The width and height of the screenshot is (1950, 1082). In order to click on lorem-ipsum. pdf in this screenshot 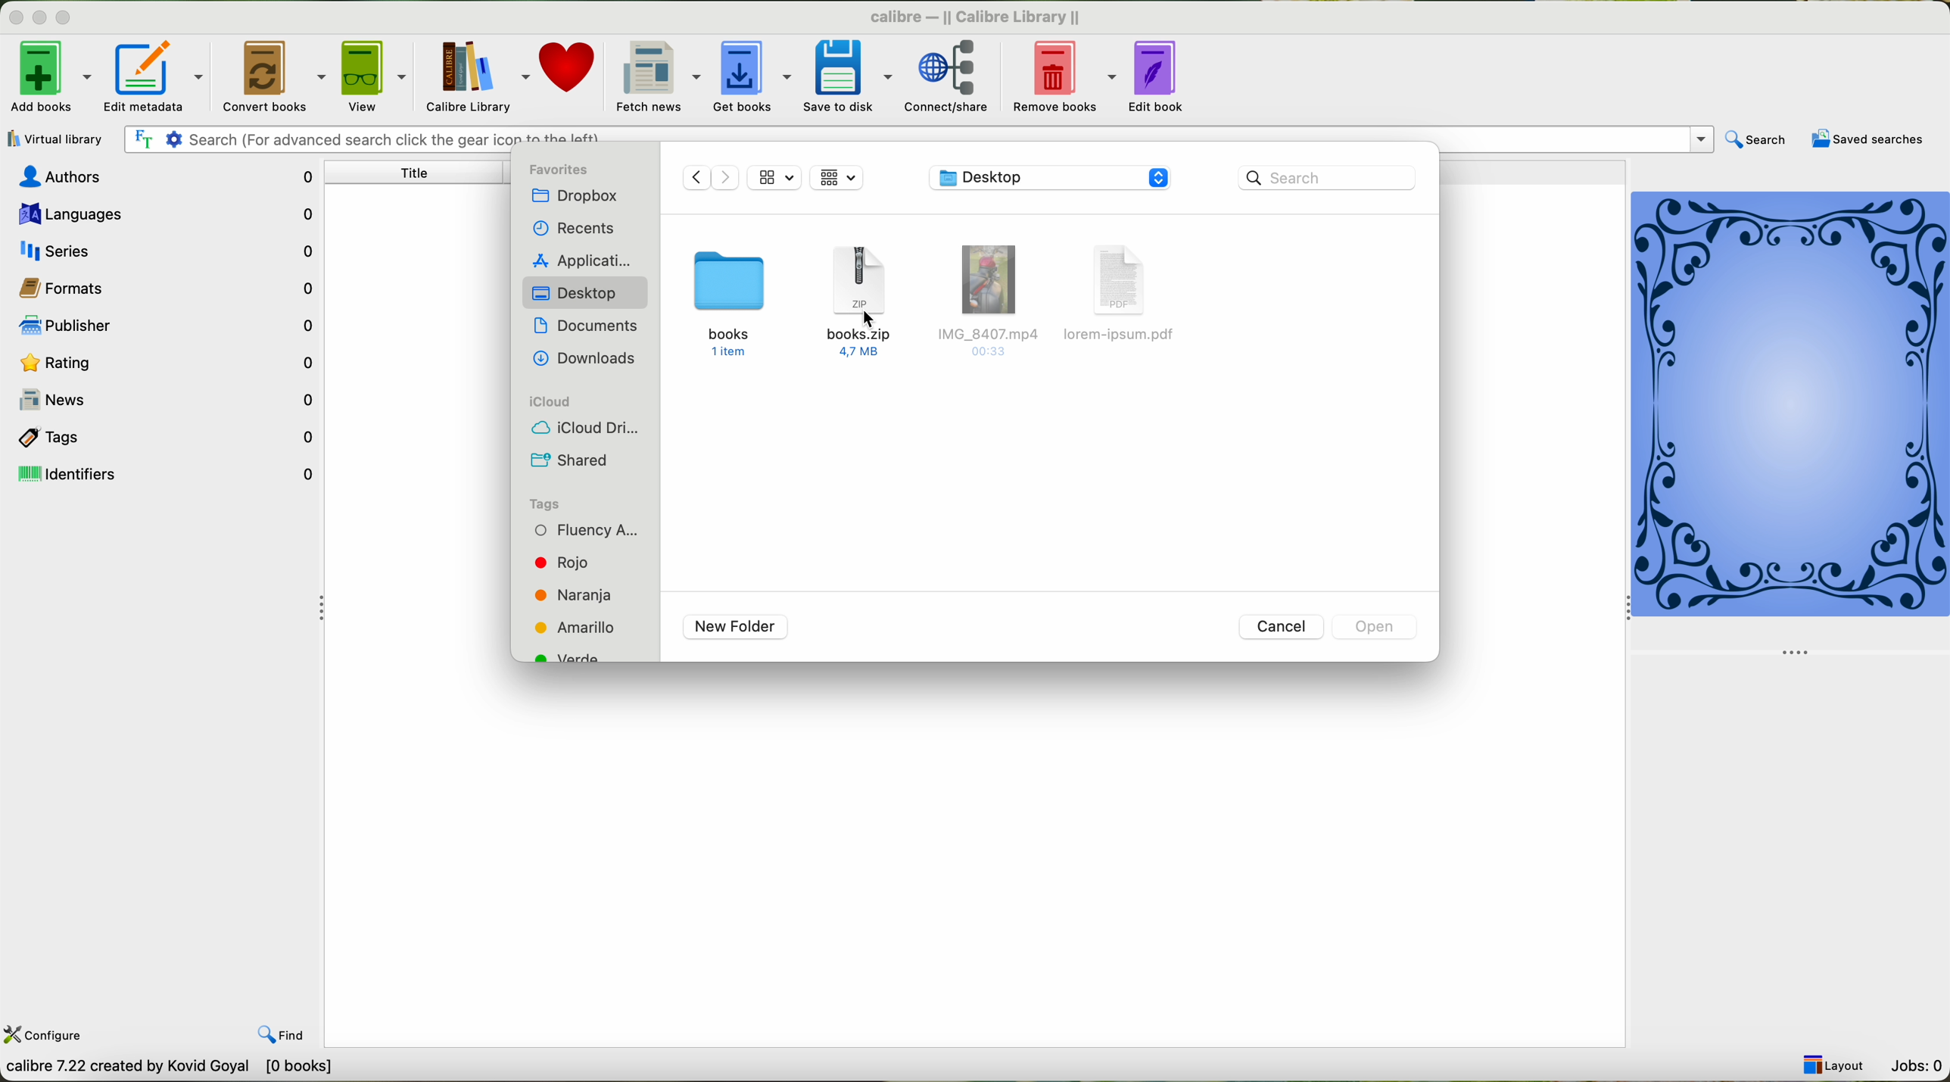, I will do `click(1126, 300)`.